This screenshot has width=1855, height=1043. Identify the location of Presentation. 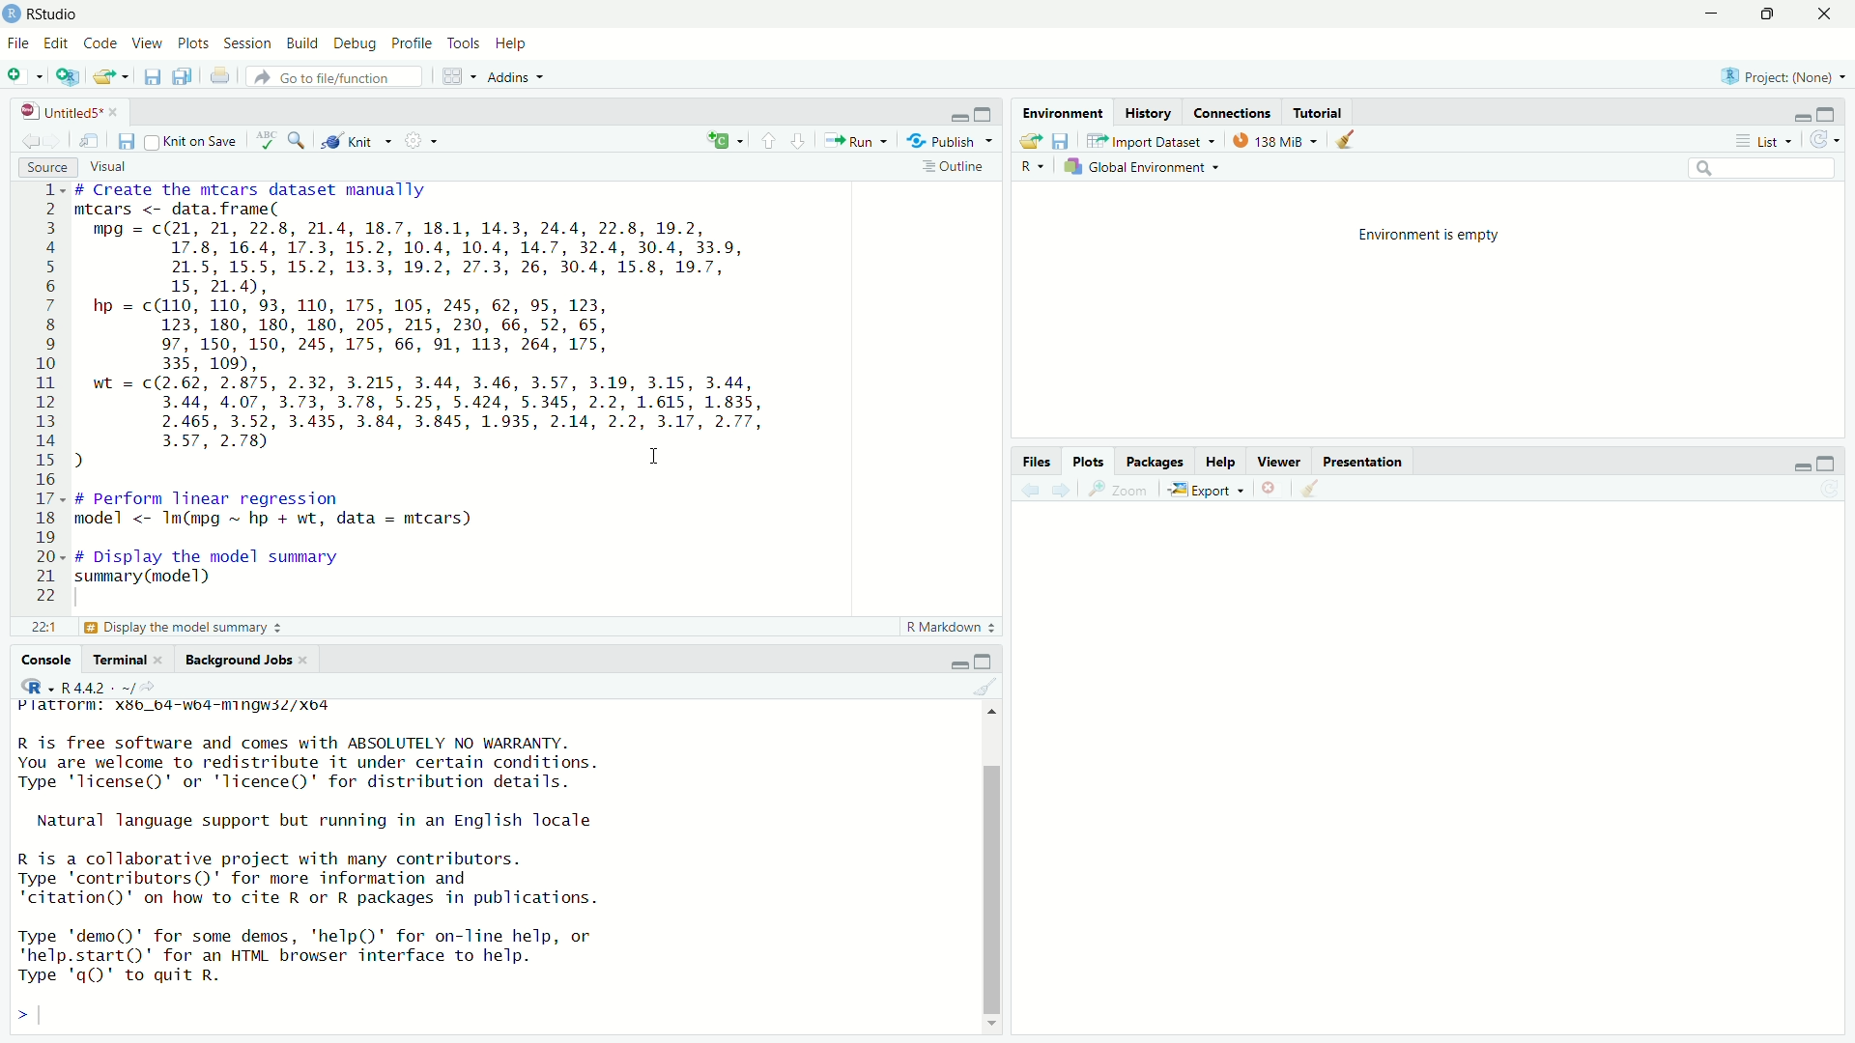
(1363, 463).